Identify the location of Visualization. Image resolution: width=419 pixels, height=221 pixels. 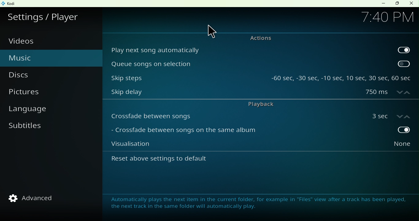
(234, 146).